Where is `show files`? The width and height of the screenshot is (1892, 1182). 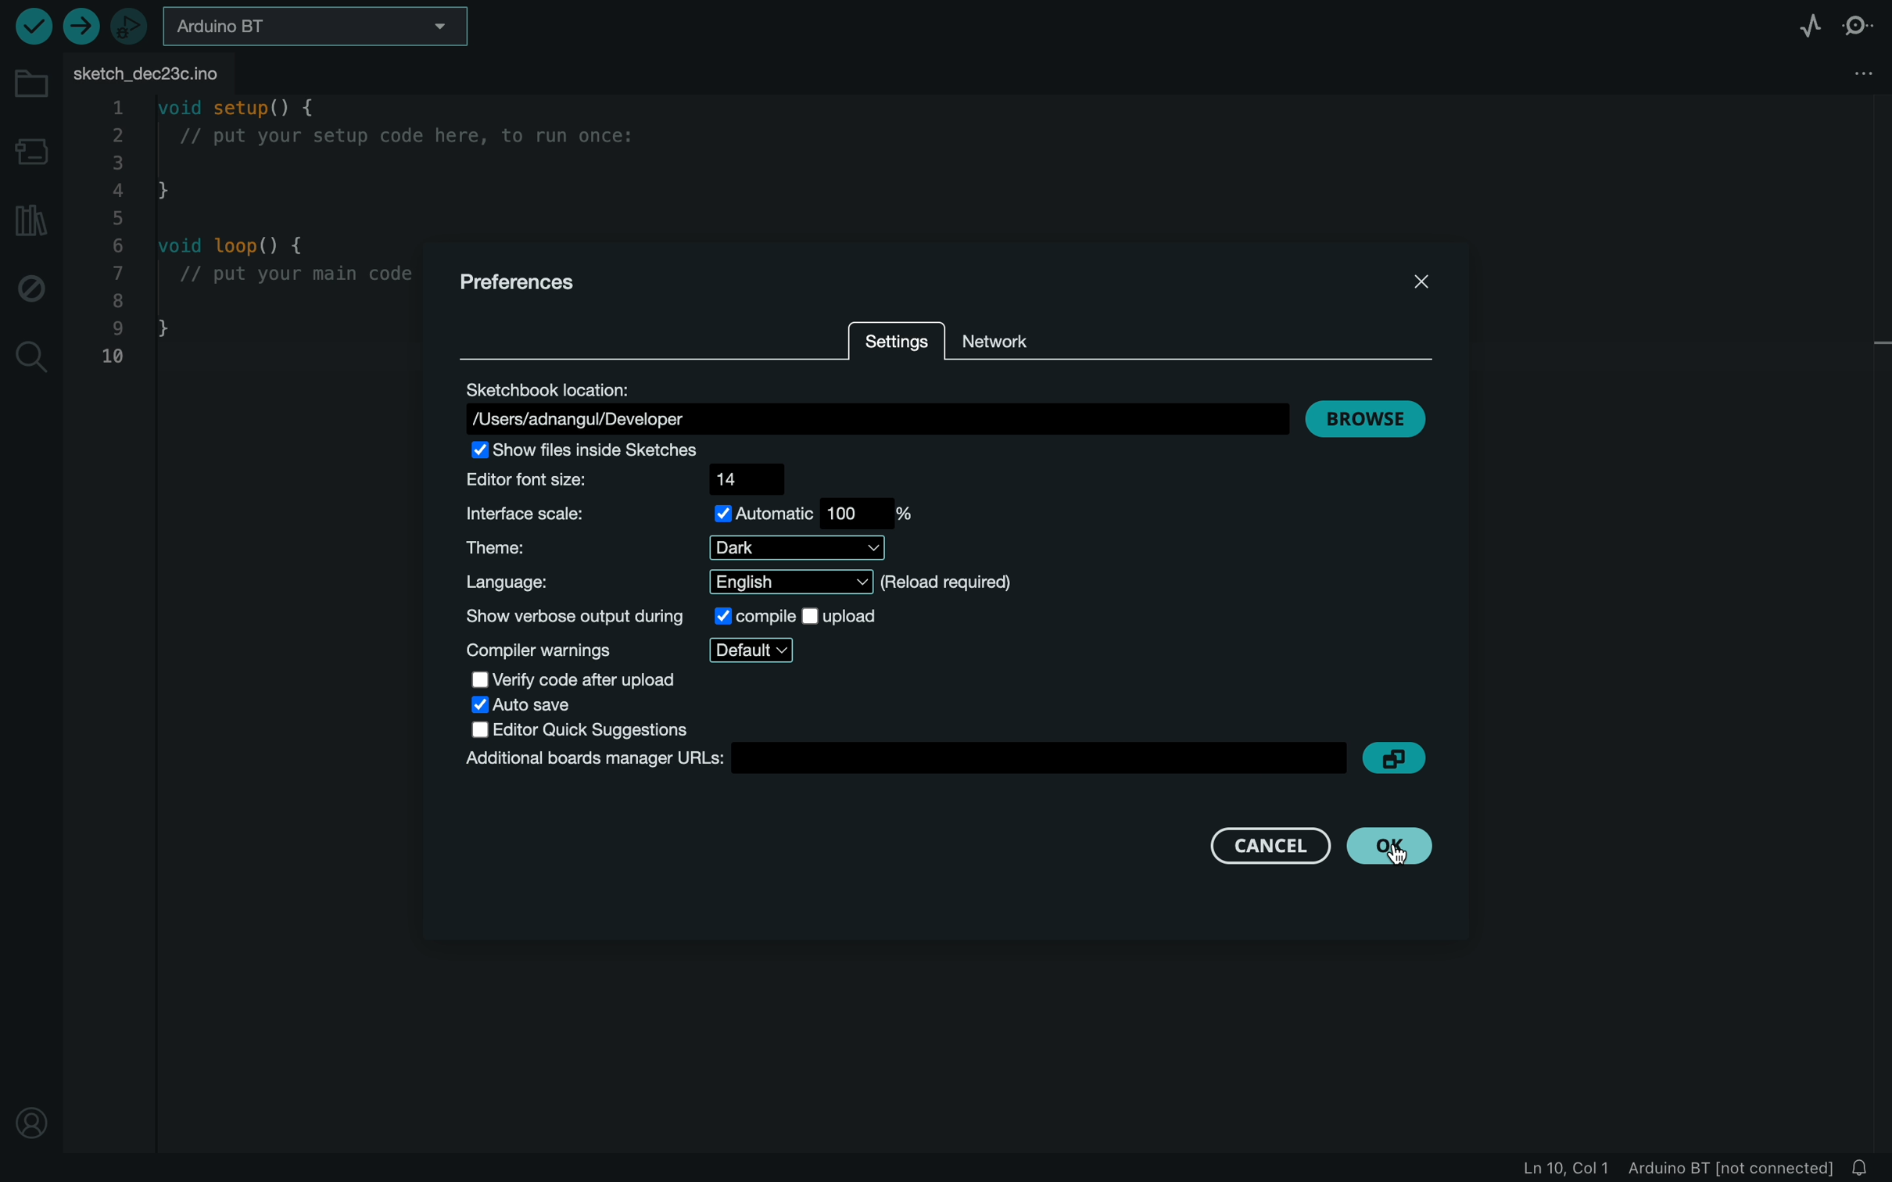
show files is located at coordinates (623, 453).